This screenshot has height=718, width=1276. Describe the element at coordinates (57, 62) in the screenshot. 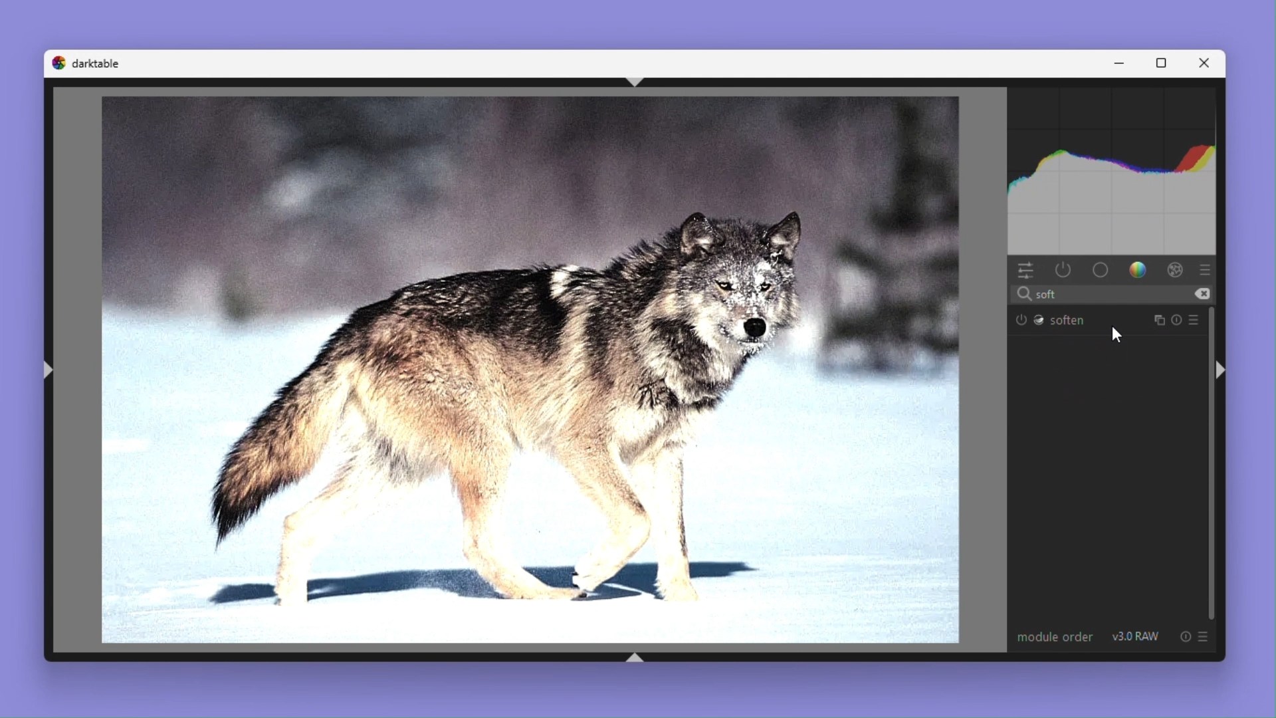

I see `logo` at that location.